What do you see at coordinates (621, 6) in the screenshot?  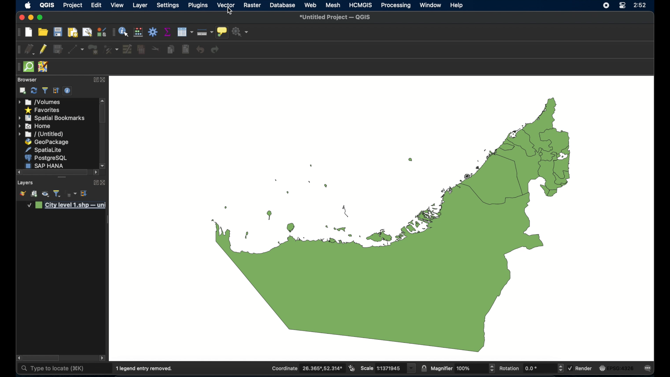 I see `control center` at bounding box center [621, 6].